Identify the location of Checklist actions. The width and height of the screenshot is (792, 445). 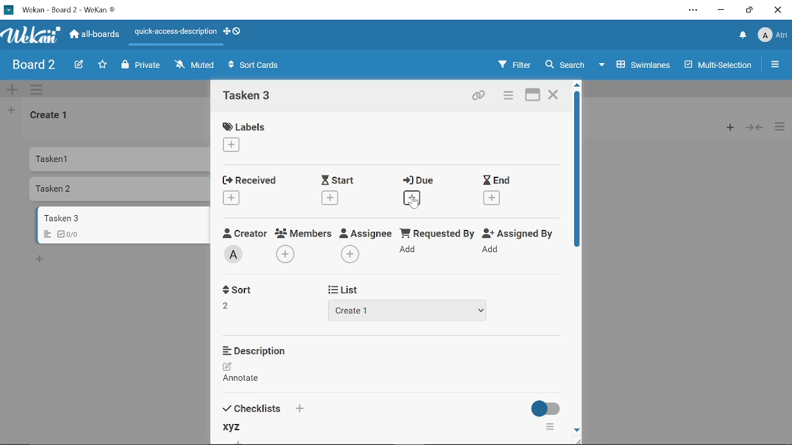
(551, 427).